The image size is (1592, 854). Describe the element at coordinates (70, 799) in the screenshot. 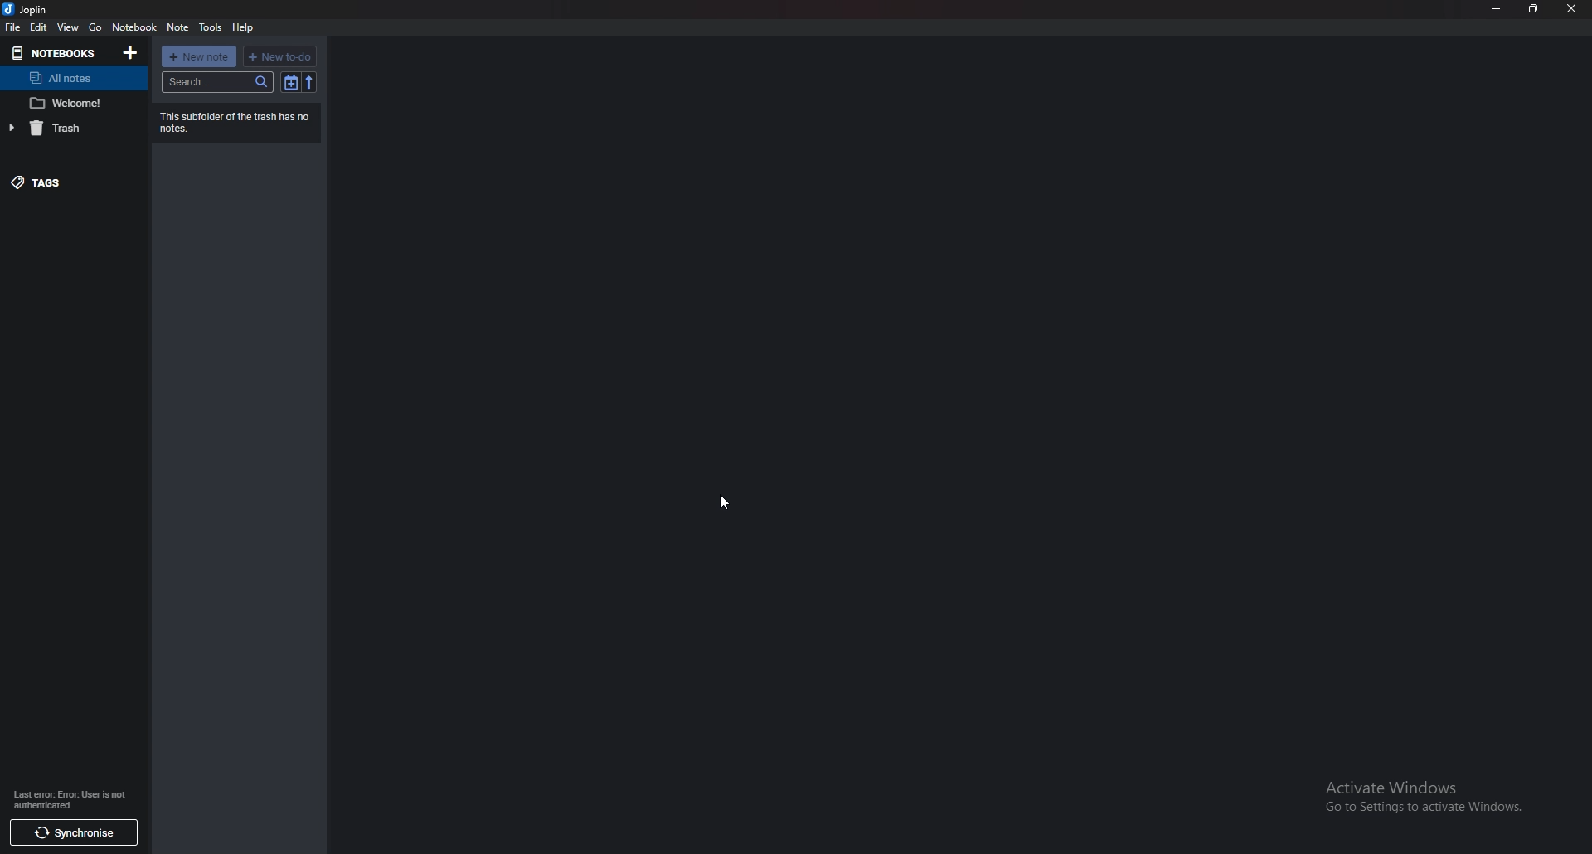

I see `info` at that location.